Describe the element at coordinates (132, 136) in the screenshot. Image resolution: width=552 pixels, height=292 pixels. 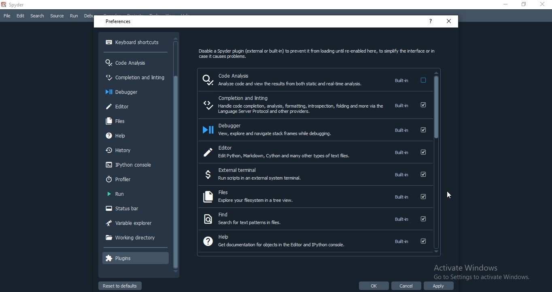
I see `help` at that location.